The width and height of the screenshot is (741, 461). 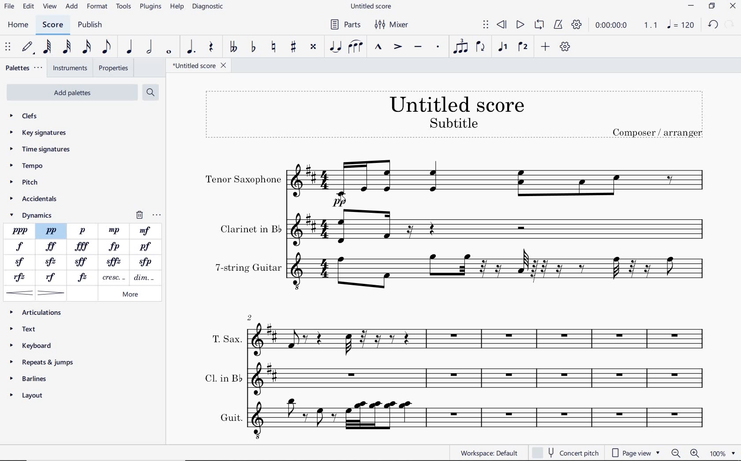 I want to click on FP (FORTEPIANO), so click(x=115, y=246).